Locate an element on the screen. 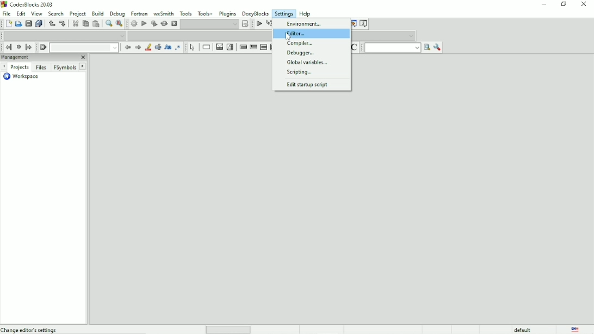 Image resolution: width=594 pixels, height=334 pixels. Search is located at coordinates (57, 13).